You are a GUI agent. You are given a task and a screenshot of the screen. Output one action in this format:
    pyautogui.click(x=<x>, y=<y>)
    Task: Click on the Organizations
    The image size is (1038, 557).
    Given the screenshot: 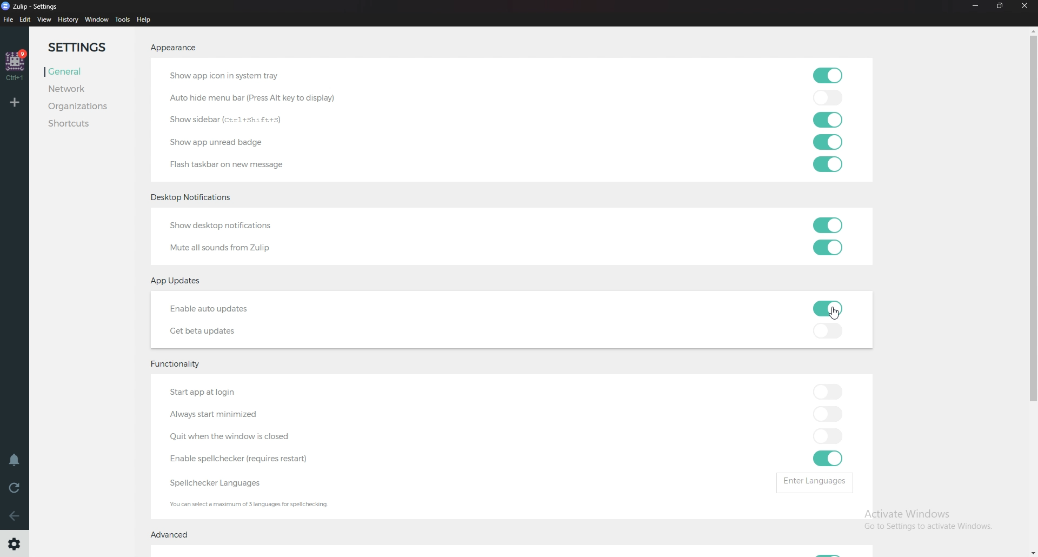 What is the action you would take?
    pyautogui.click(x=85, y=106)
    